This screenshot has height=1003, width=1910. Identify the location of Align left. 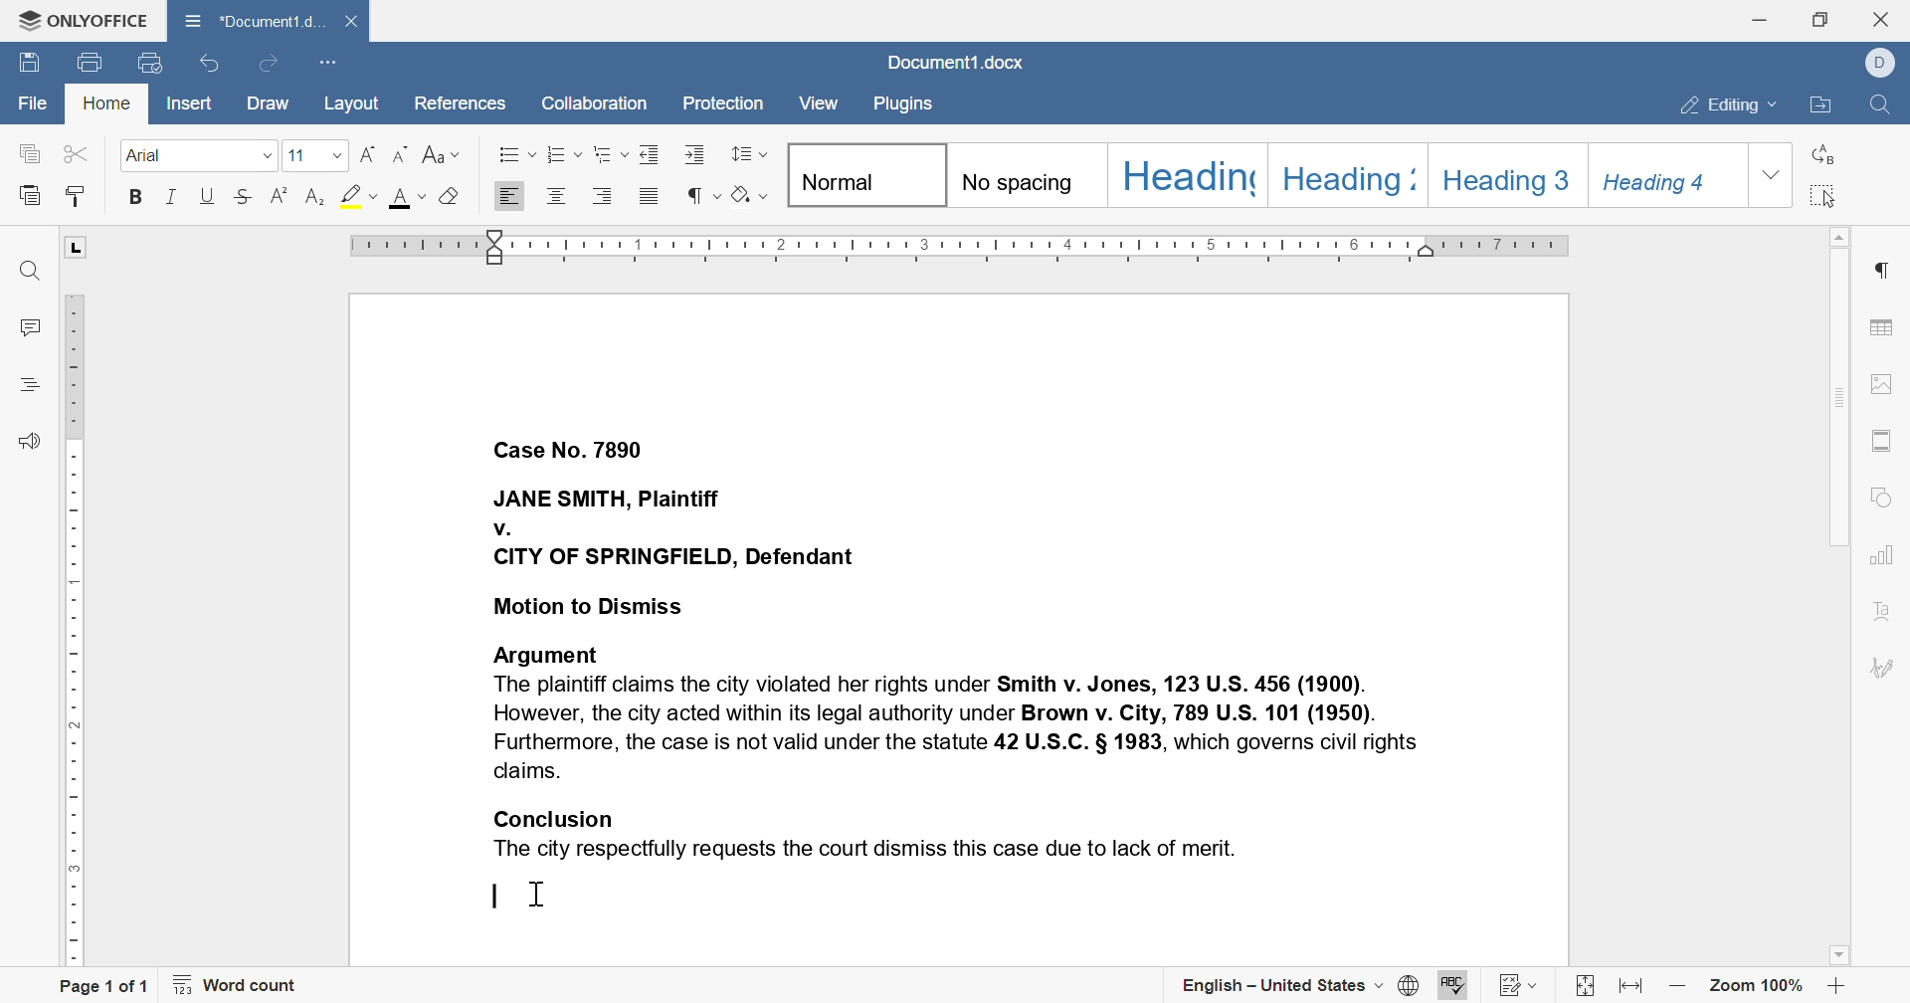
(604, 195).